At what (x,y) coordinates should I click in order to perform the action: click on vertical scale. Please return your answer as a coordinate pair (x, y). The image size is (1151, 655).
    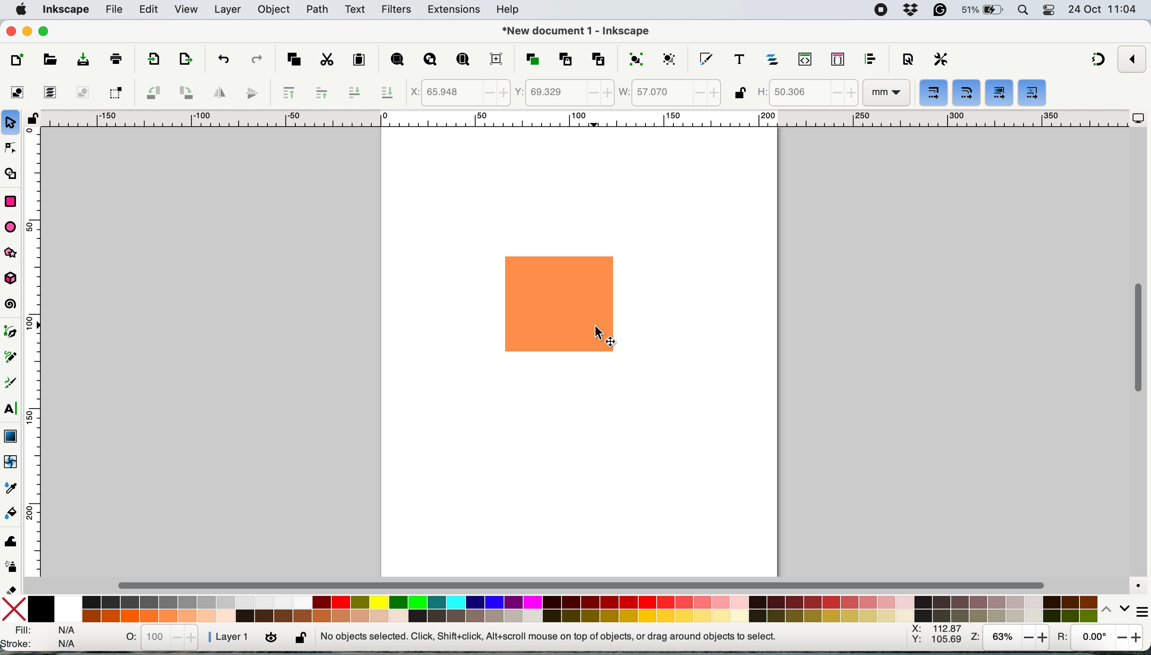
    Looking at the image, I should click on (41, 356).